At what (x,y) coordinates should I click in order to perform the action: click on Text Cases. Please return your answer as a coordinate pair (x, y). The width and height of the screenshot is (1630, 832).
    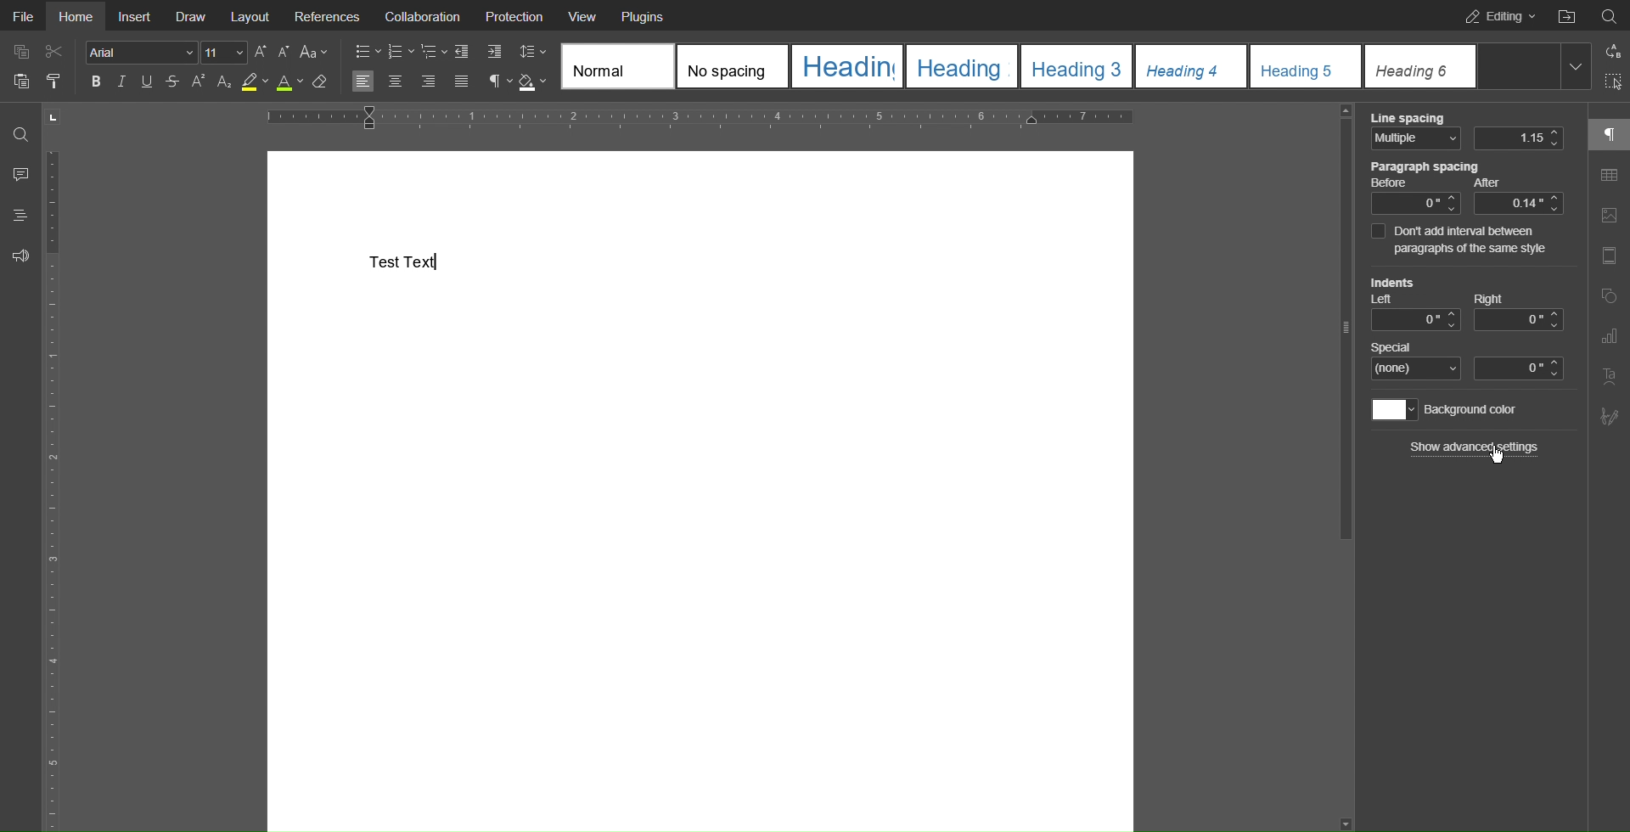
    Looking at the image, I should click on (312, 52).